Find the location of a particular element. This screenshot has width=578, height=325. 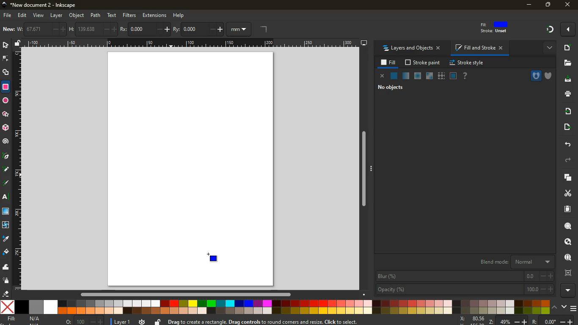

layer 1 is located at coordinates (122, 322).